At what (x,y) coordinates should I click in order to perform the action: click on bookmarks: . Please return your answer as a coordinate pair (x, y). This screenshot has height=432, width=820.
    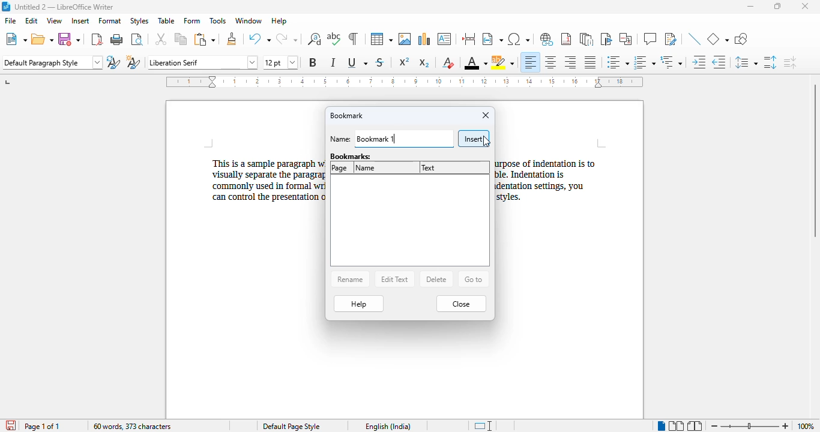
    Looking at the image, I should click on (352, 155).